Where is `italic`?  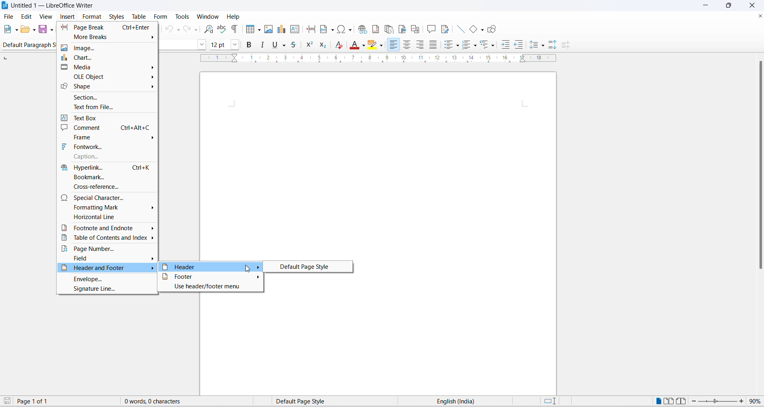 italic is located at coordinates (263, 45).